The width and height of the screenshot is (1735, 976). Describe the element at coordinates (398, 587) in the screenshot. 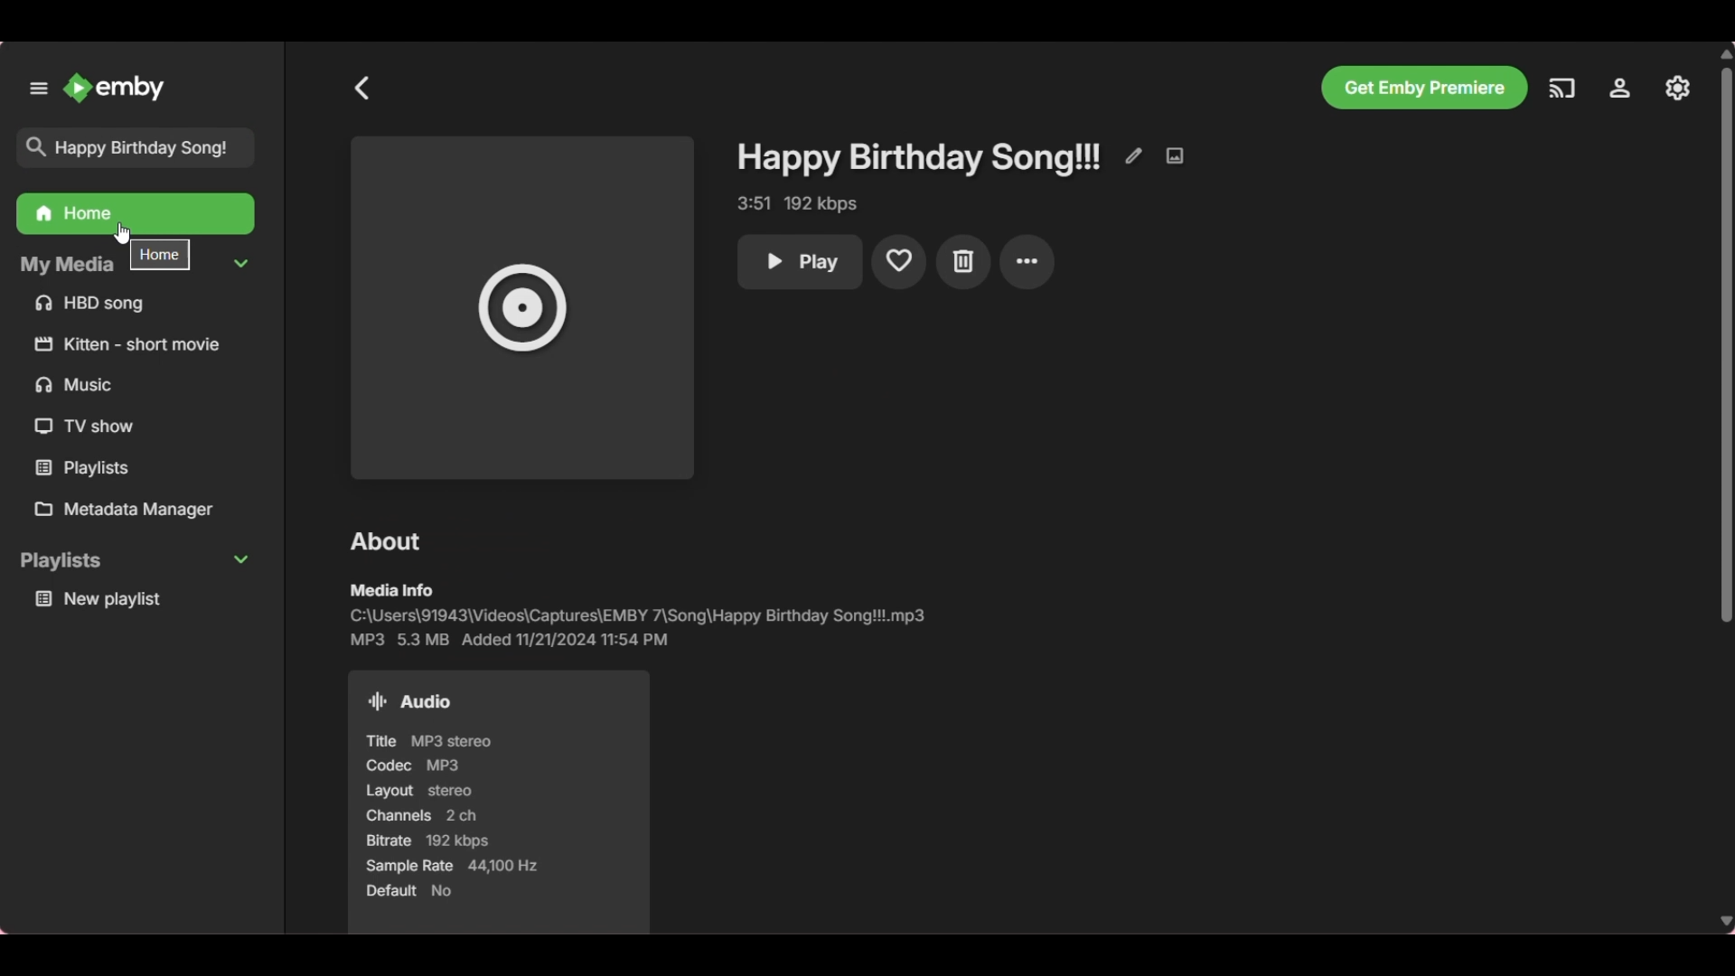

I see `media info` at that location.